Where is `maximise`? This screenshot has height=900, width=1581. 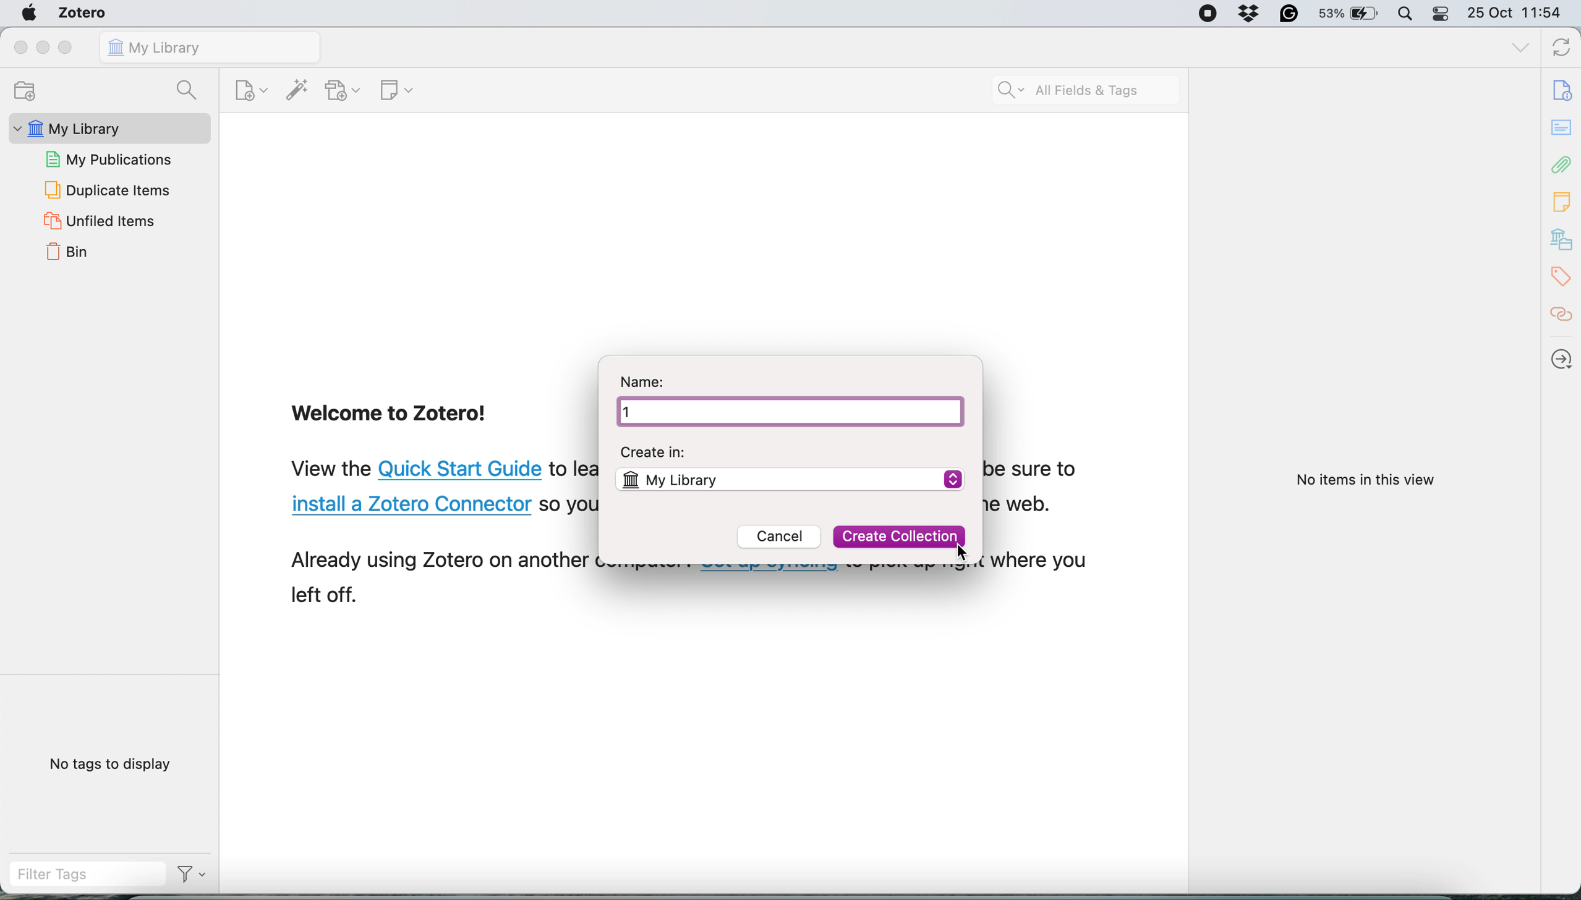
maximise is located at coordinates (67, 47).